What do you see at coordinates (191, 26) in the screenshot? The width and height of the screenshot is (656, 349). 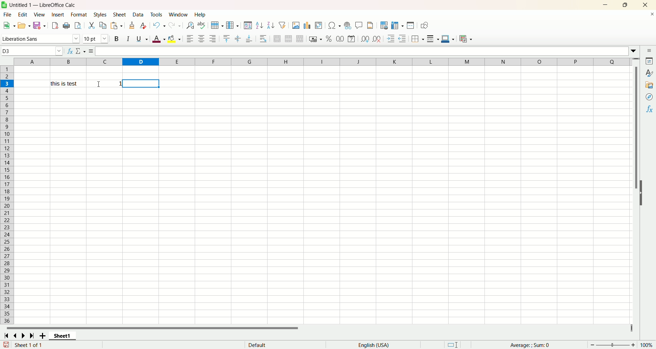 I see `find and replace` at bounding box center [191, 26].